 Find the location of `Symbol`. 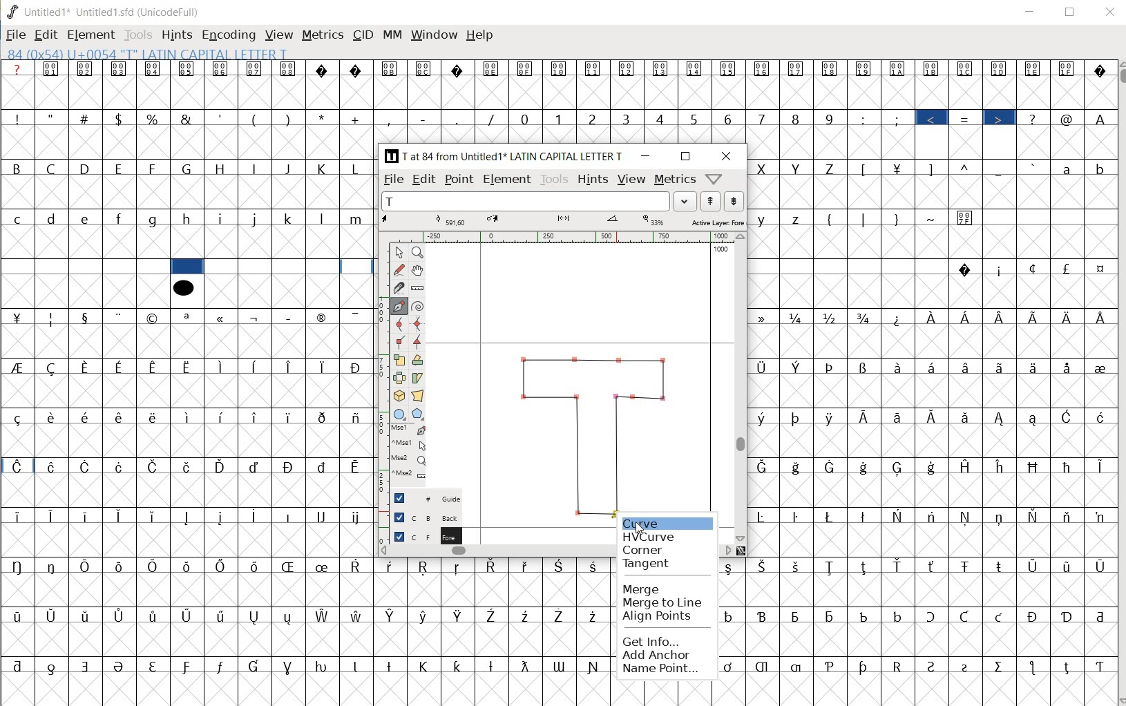

Symbol is located at coordinates (1067, 268).